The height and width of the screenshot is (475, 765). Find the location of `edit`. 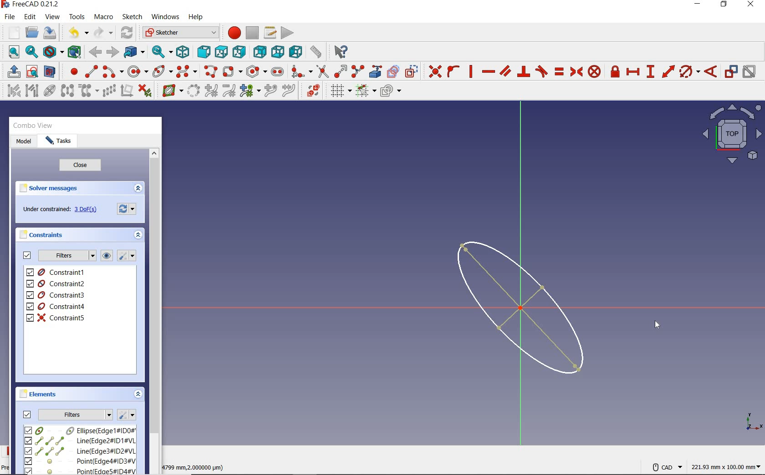

edit is located at coordinates (30, 17).